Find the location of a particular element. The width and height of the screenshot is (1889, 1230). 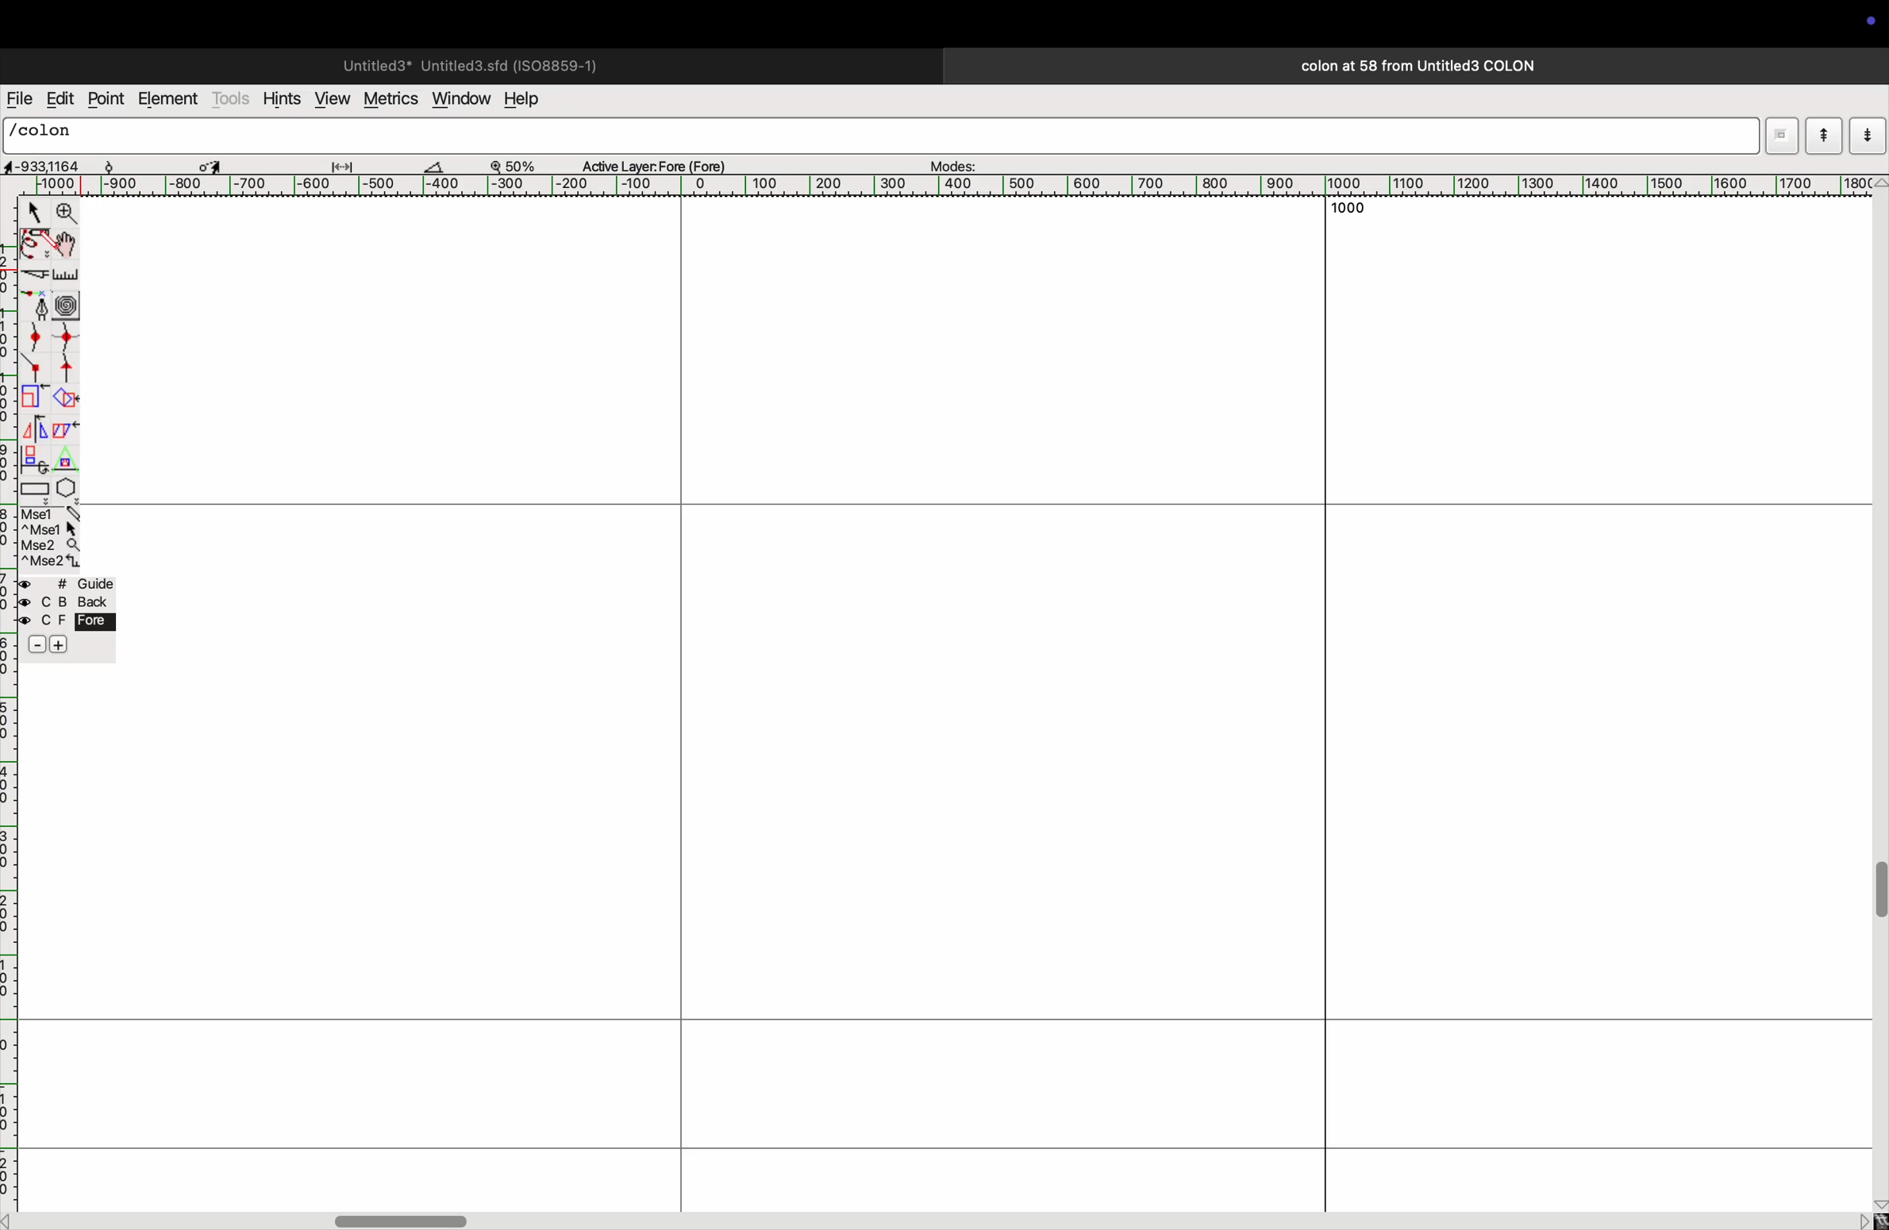

scale is located at coordinates (67, 276).